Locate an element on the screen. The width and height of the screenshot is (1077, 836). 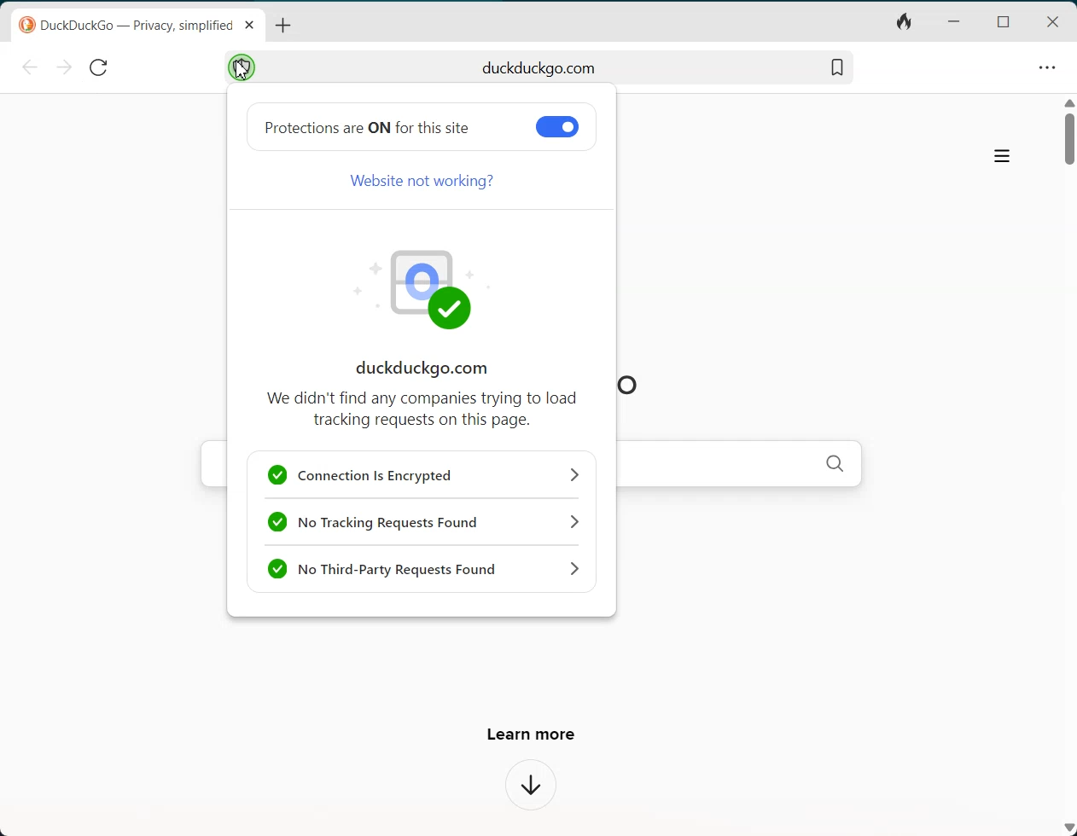
Forward is located at coordinates (62, 67).